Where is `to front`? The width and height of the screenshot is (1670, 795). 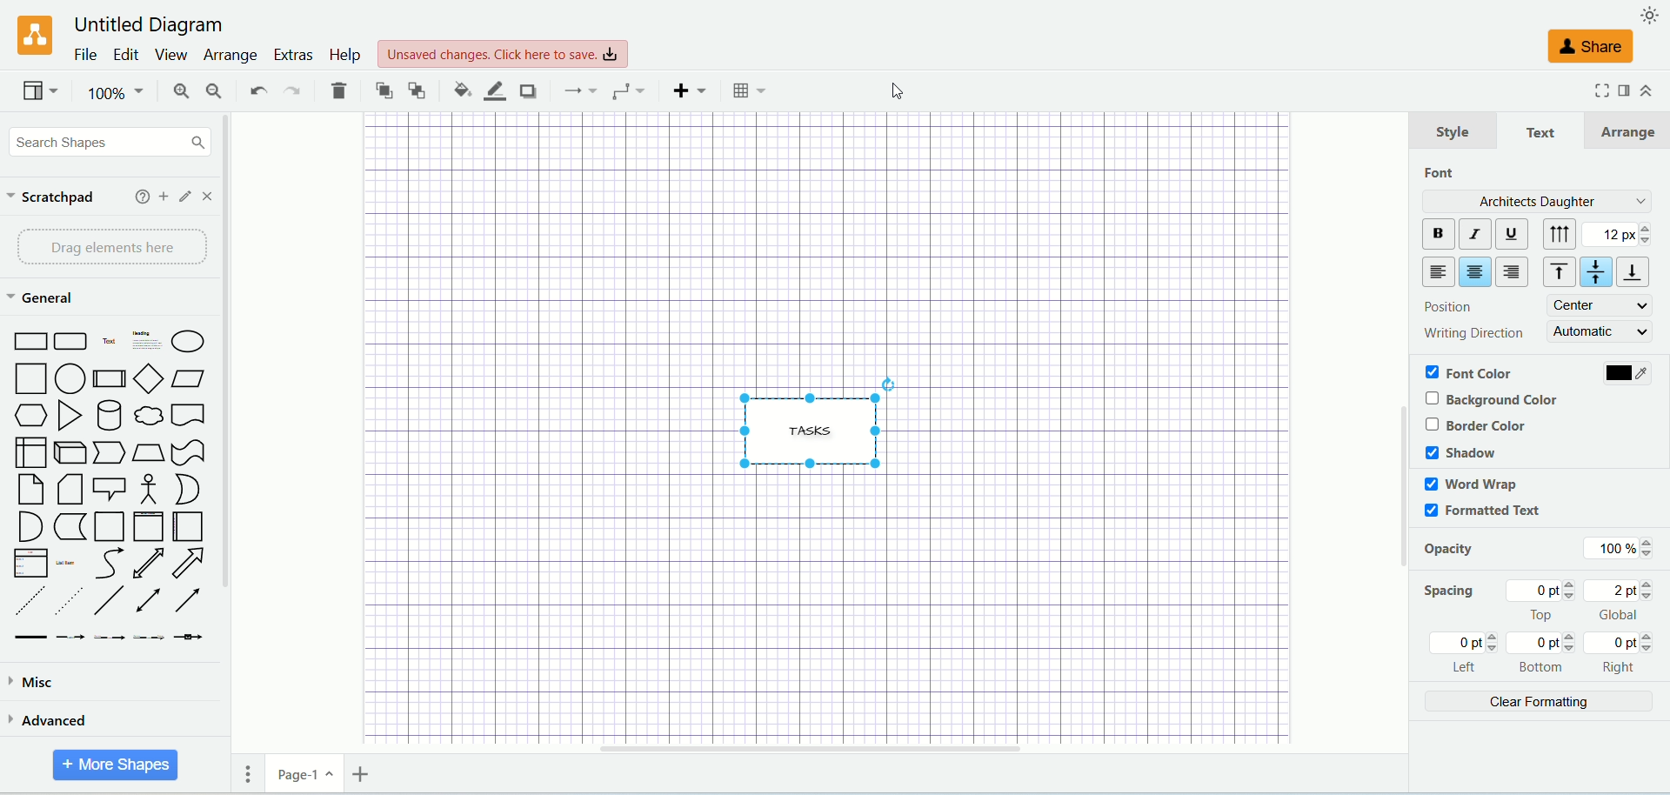 to front is located at coordinates (380, 89).